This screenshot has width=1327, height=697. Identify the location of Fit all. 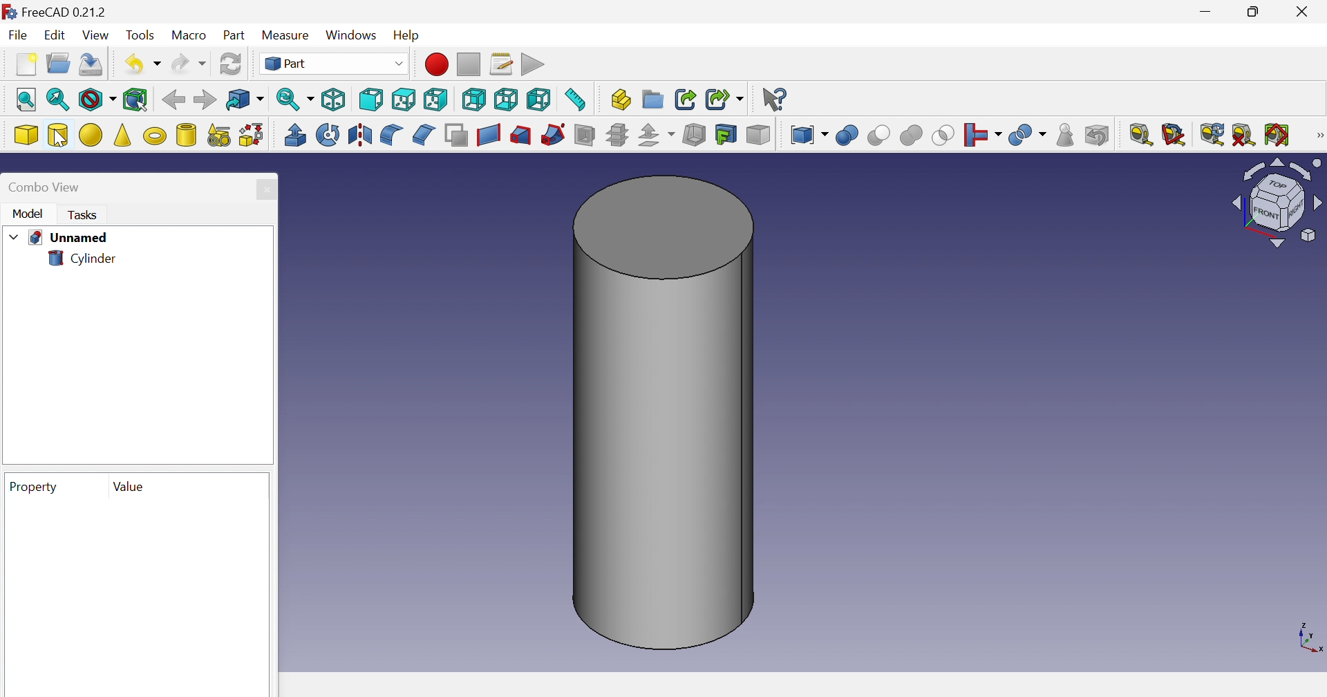
(26, 97).